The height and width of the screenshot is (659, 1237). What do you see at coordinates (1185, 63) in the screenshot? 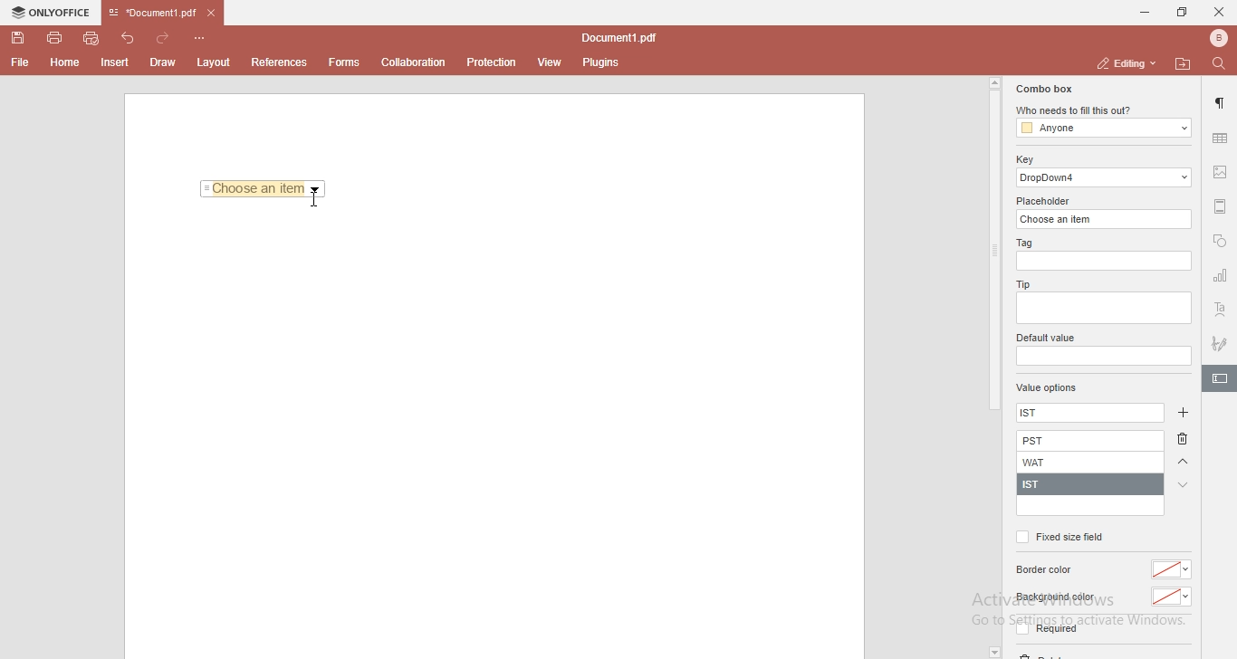
I see `open file location` at bounding box center [1185, 63].